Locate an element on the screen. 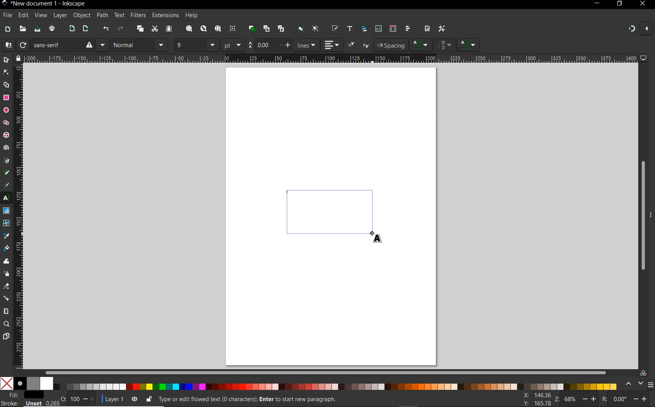  redo is located at coordinates (120, 30).